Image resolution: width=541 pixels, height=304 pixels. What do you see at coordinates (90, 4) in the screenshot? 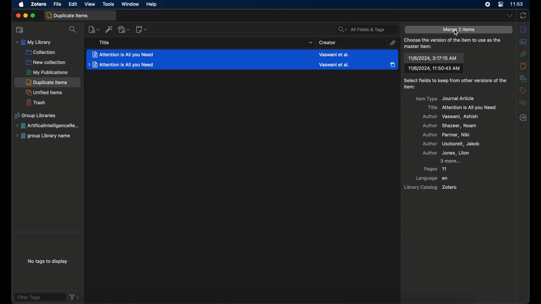
I see `view` at bounding box center [90, 4].